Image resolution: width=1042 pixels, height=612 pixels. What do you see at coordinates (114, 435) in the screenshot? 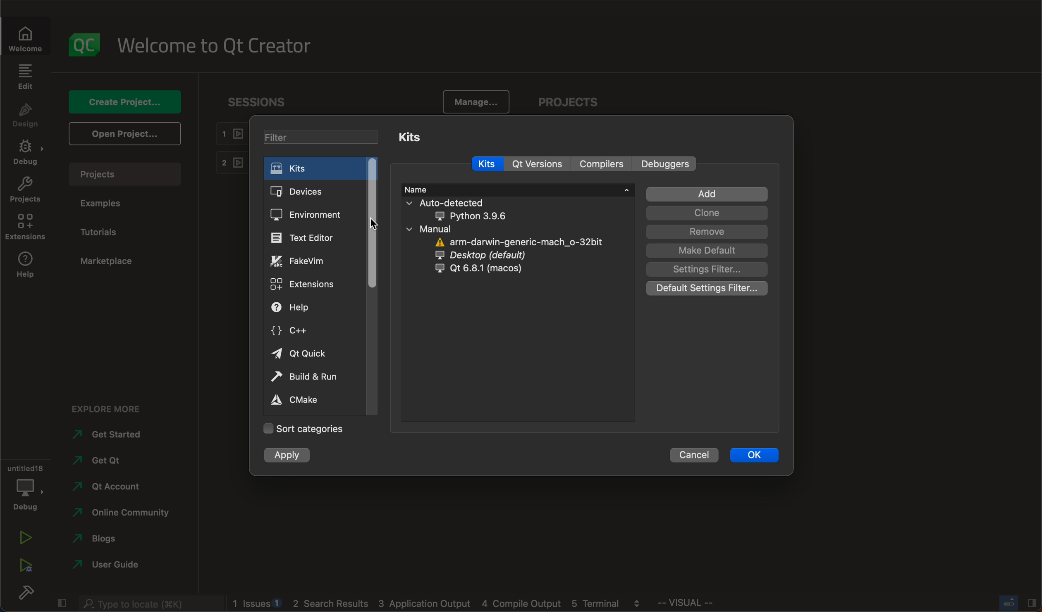
I see `started` at bounding box center [114, 435].